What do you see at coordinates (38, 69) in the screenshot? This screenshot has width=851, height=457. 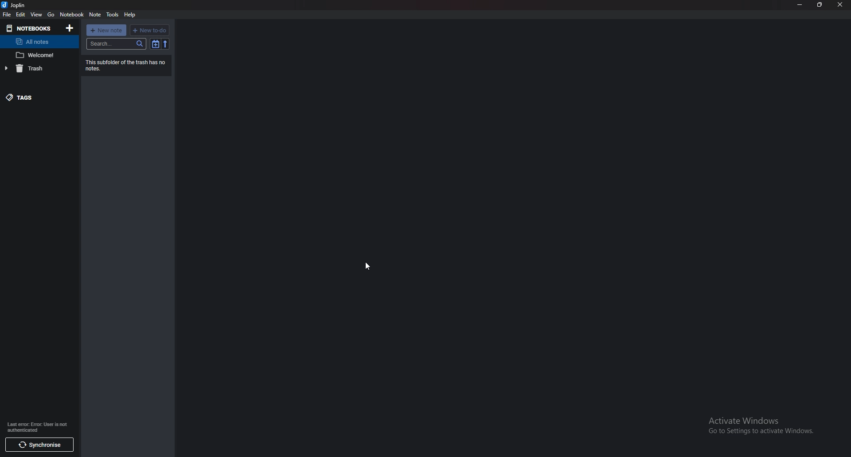 I see `trash` at bounding box center [38, 69].